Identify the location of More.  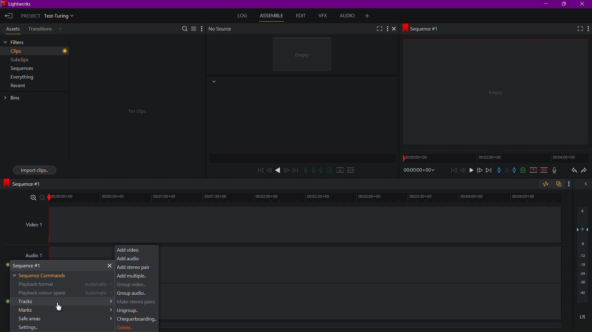
(571, 185).